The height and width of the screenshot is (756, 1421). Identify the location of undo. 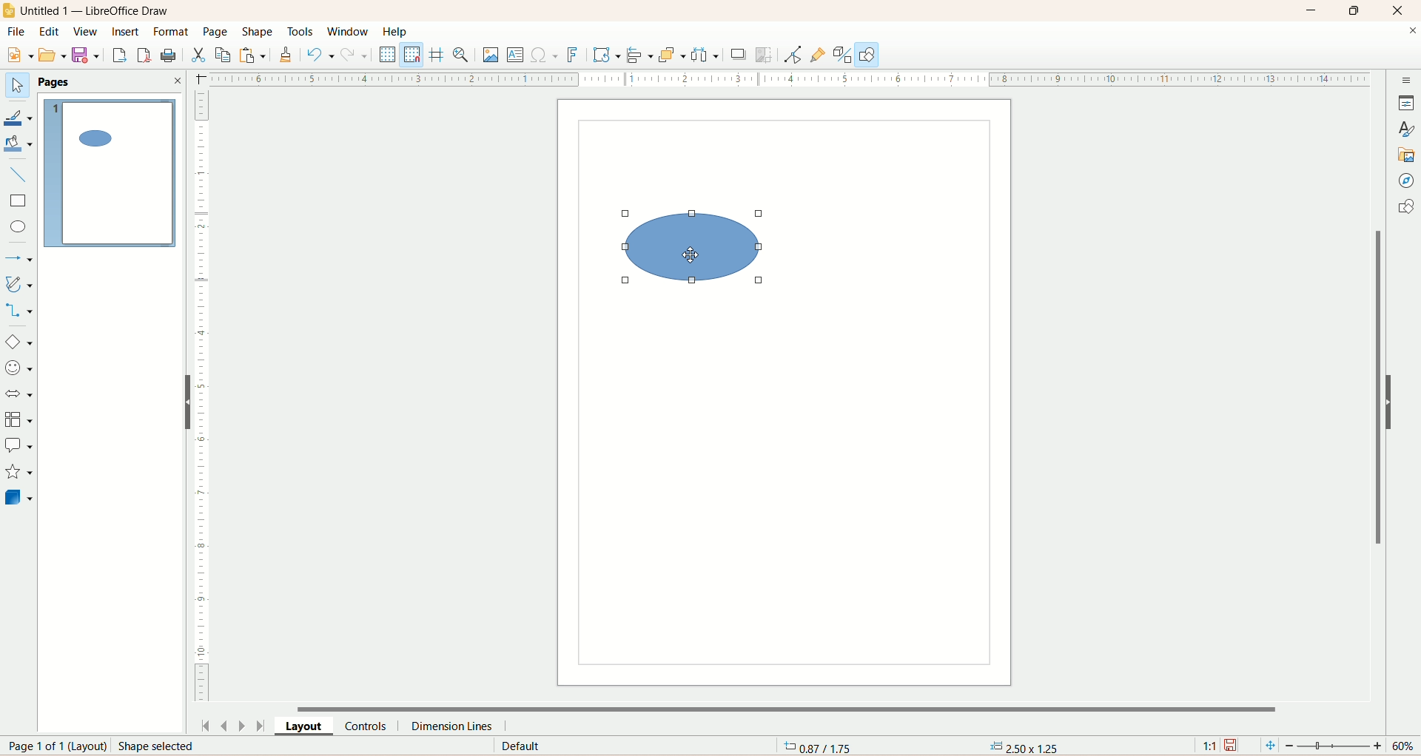
(320, 55).